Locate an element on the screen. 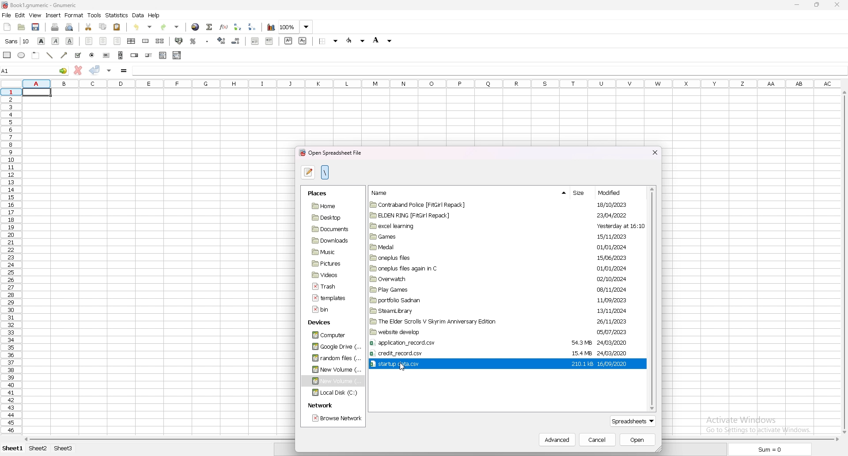 This screenshot has height=456, width=848. foreground is located at coordinates (356, 41).